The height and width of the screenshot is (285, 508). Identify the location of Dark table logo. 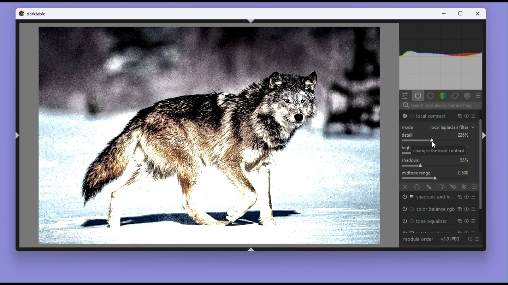
(20, 15).